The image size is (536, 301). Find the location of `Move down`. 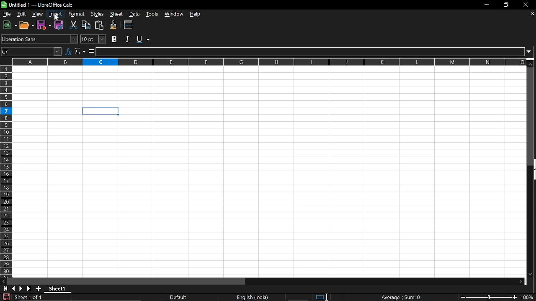

Move down is located at coordinates (530, 275).